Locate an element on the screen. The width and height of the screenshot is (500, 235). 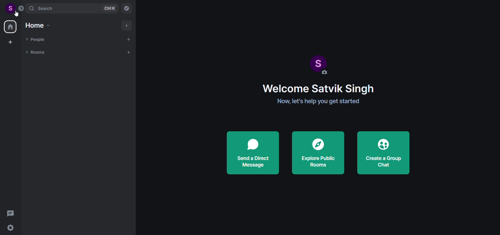
threads is located at coordinates (10, 212).